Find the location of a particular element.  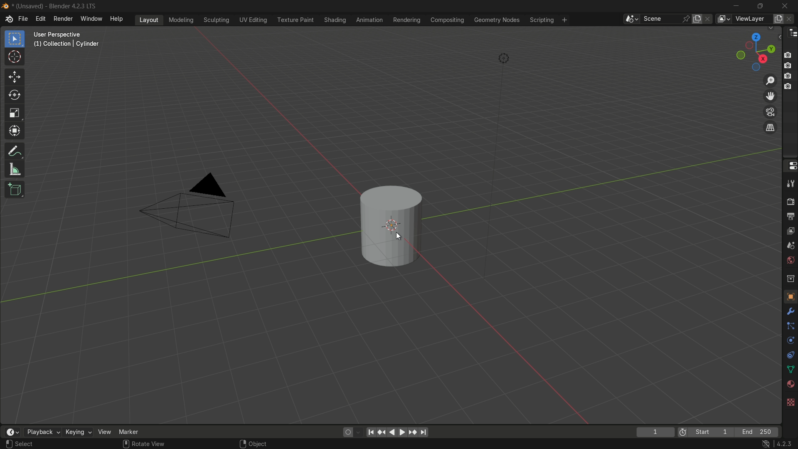

viewLayer is located at coordinates (750, 19).